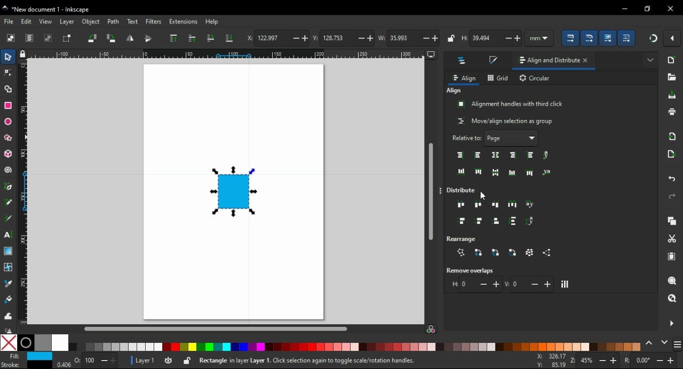  What do you see at coordinates (533, 221) in the screenshot?
I see `distribute text anchors vertically` at bounding box center [533, 221].